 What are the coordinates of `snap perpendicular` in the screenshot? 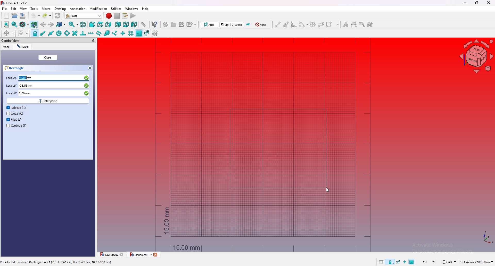 It's located at (83, 34).